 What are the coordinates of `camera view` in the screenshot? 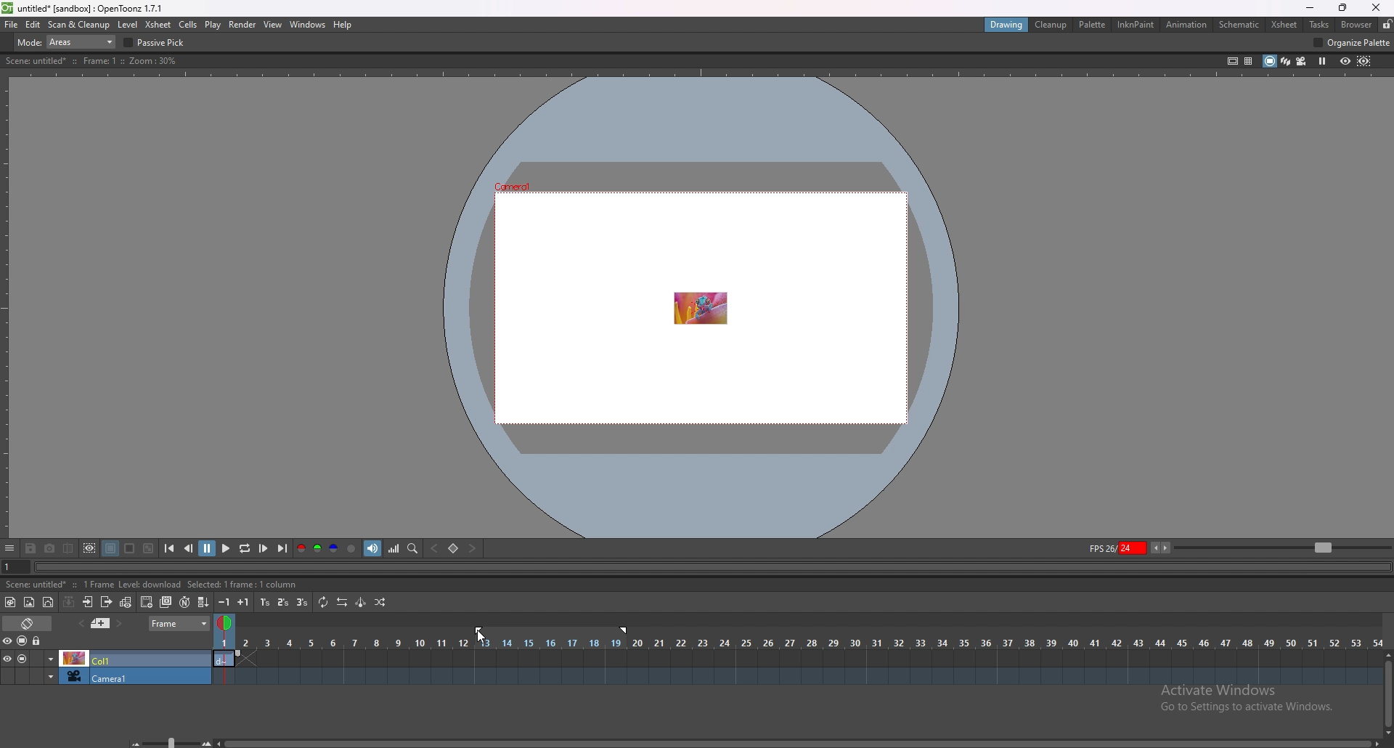 It's located at (1302, 61).